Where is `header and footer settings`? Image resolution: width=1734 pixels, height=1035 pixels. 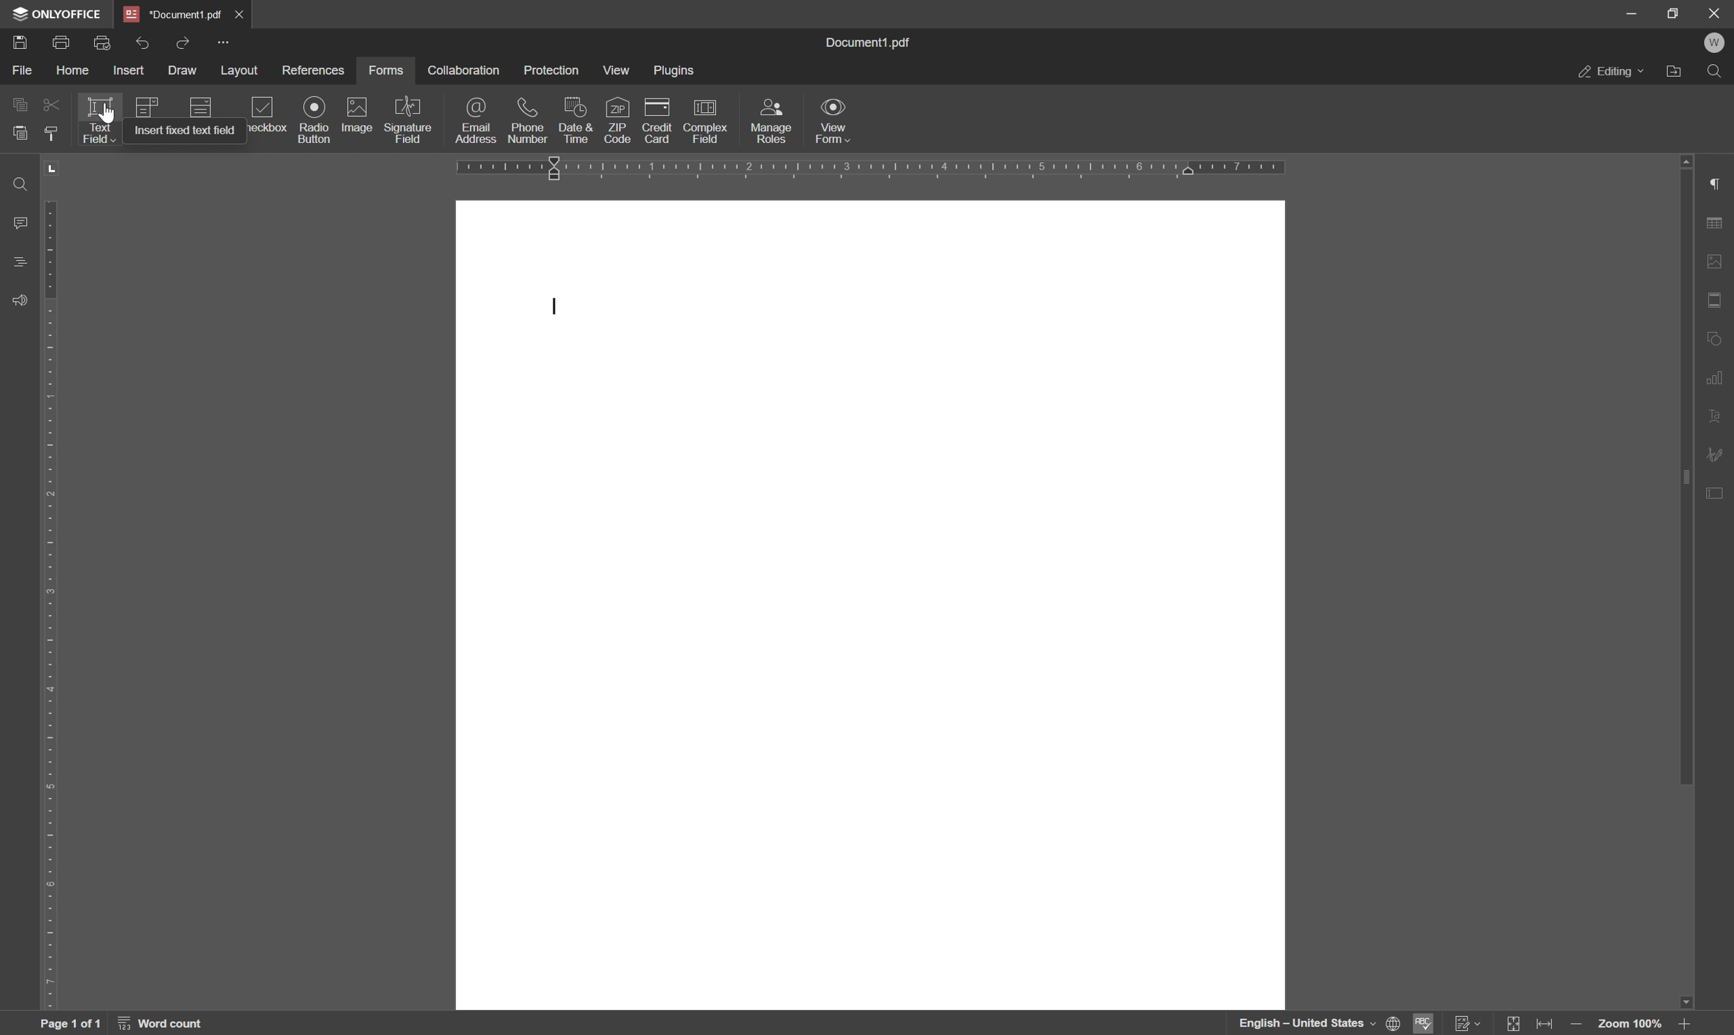
header and footer settings is located at coordinates (1714, 299).